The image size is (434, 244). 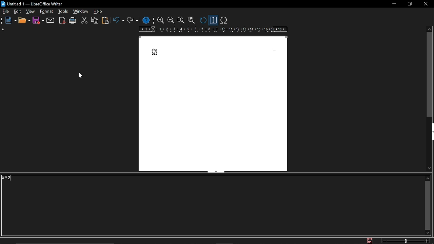 What do you see at coordinates (430, 75) in the screenshot?
I see `vertical scrollbar` at bounding box center [430, 75].